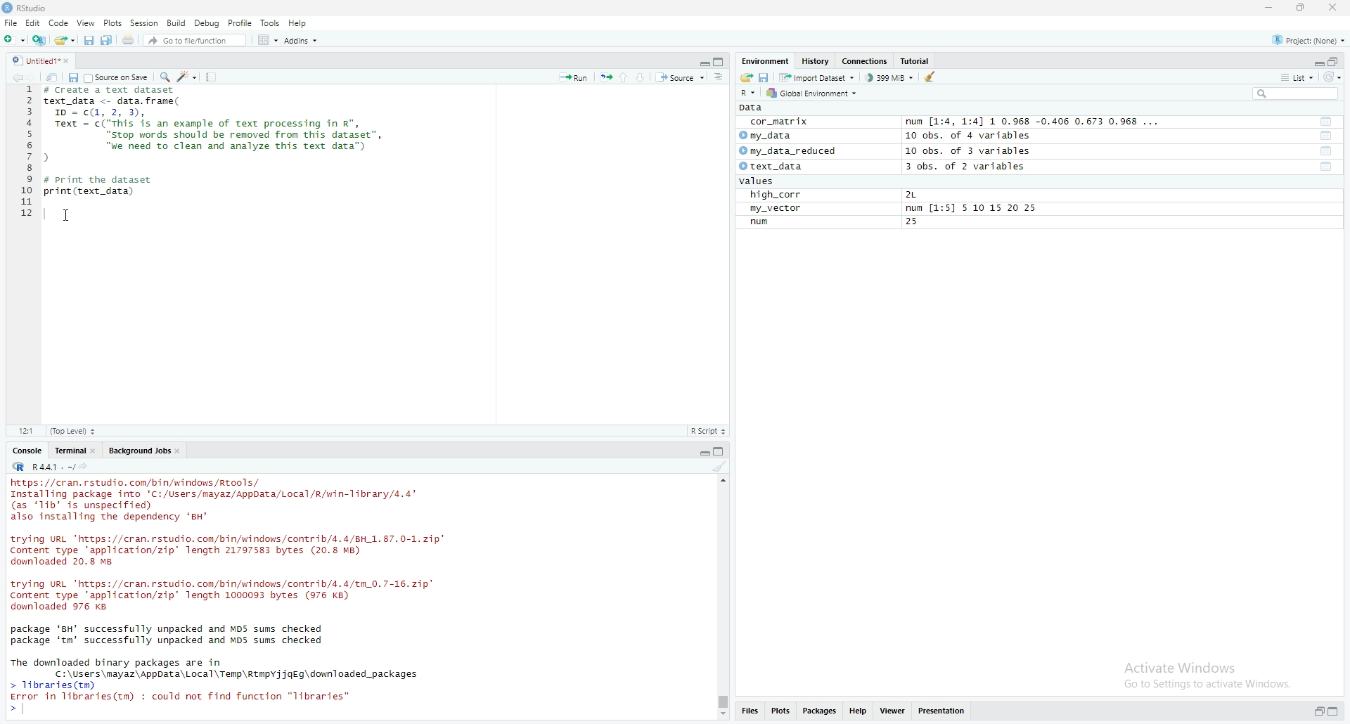  Describe the element at coordinates (1325, 151) in the screenshot. I see `functions ` at that location.